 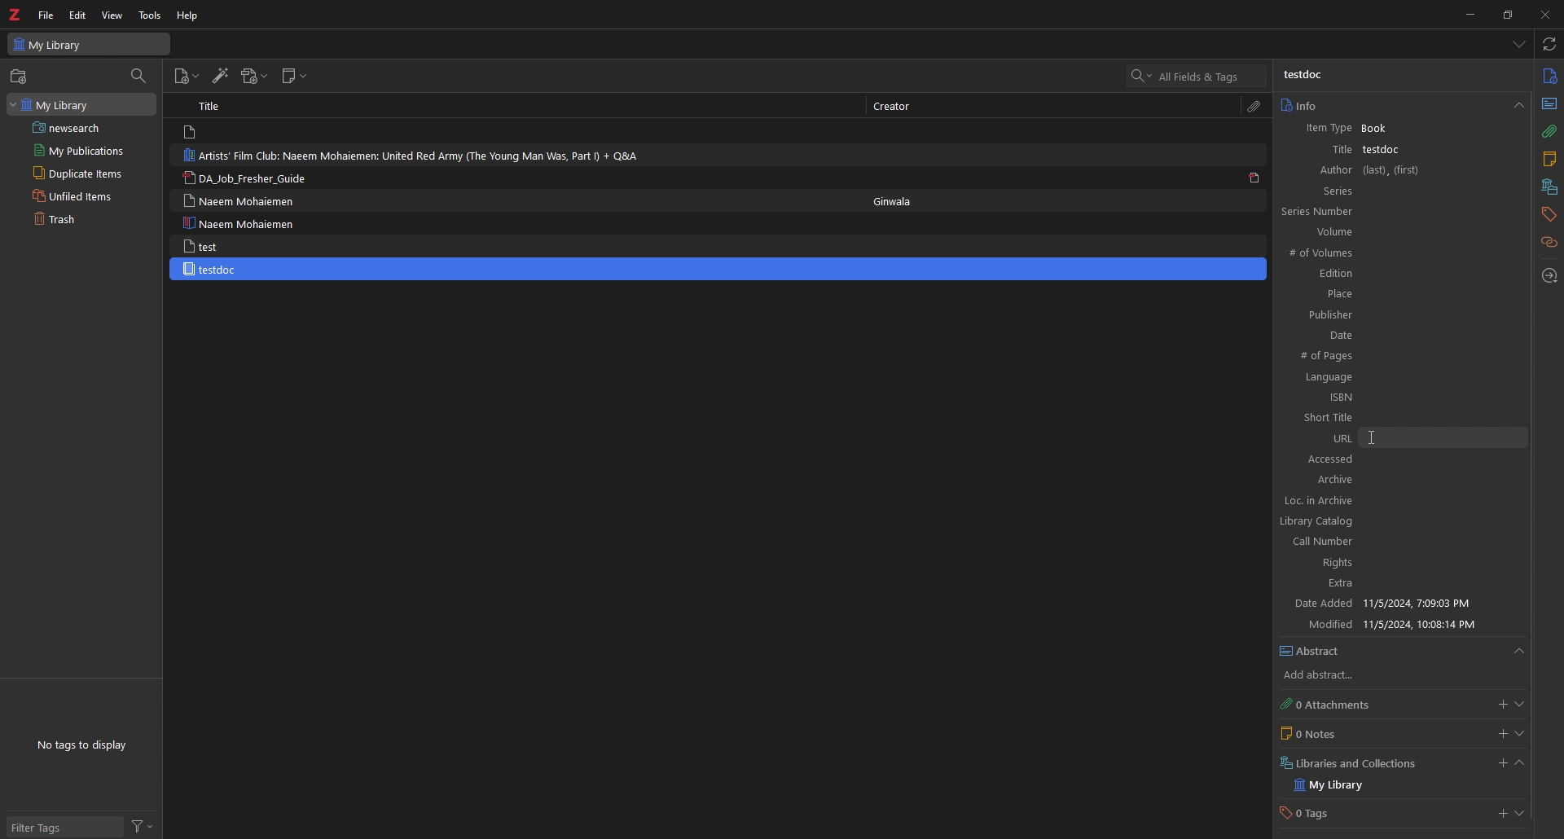 What do you see at coordinates (1396, 604) in the screenshot?
I see `Date Added 11/5/2024, 7:09:03 PM` at bounding box center [1396, 604].